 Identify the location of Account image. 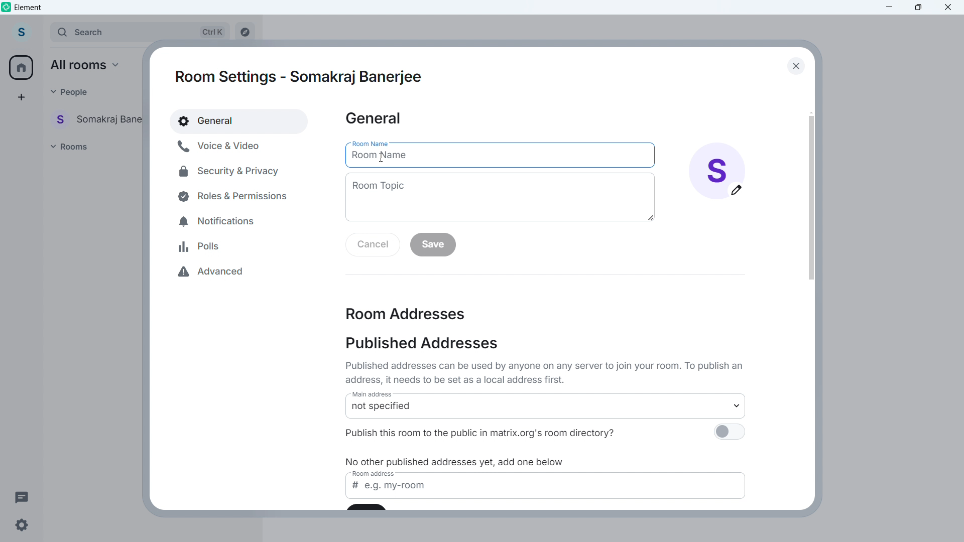
(717, 171).